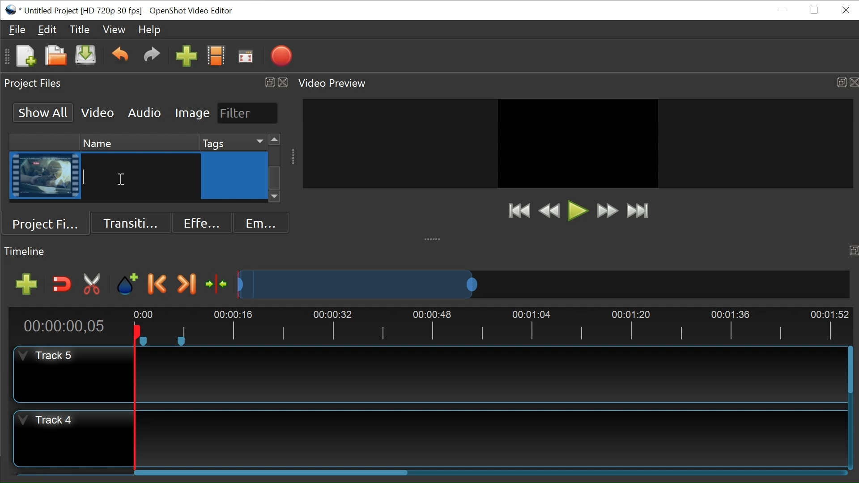  Describe the element at coordinates (259, 222) in the screenshot. I see `Emoji` at that location.